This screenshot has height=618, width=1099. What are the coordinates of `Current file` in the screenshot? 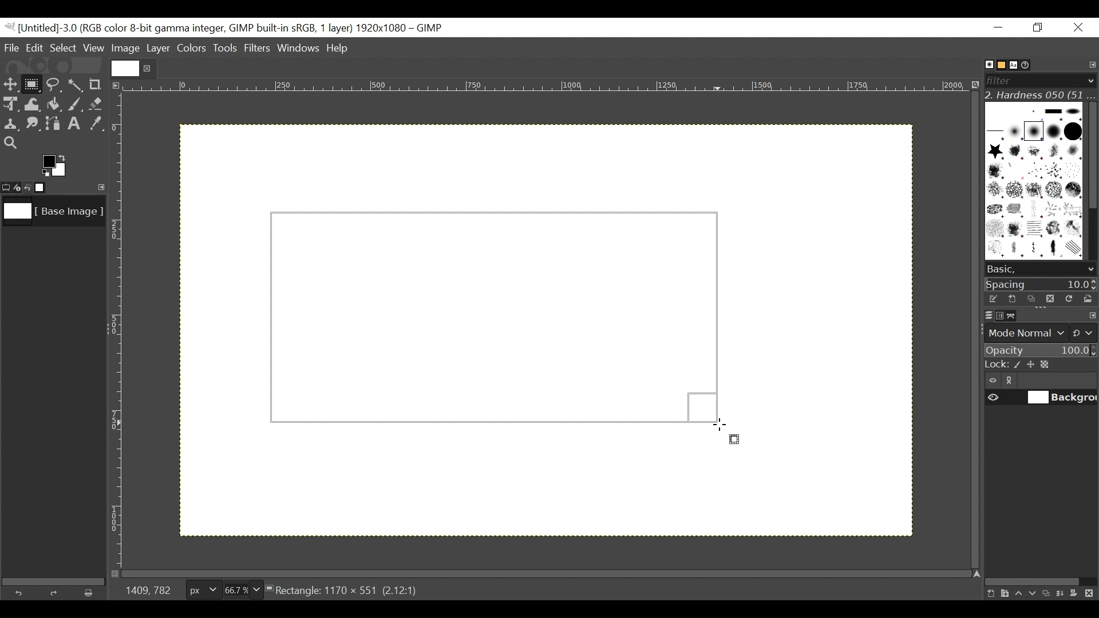 It's located at (126, 66).